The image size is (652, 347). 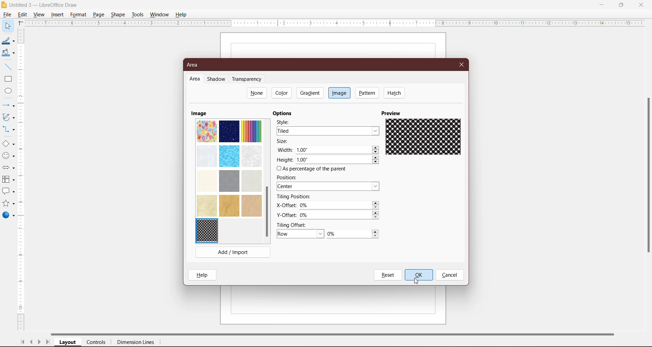 I want to click on Area, so click(x=195, y=79).